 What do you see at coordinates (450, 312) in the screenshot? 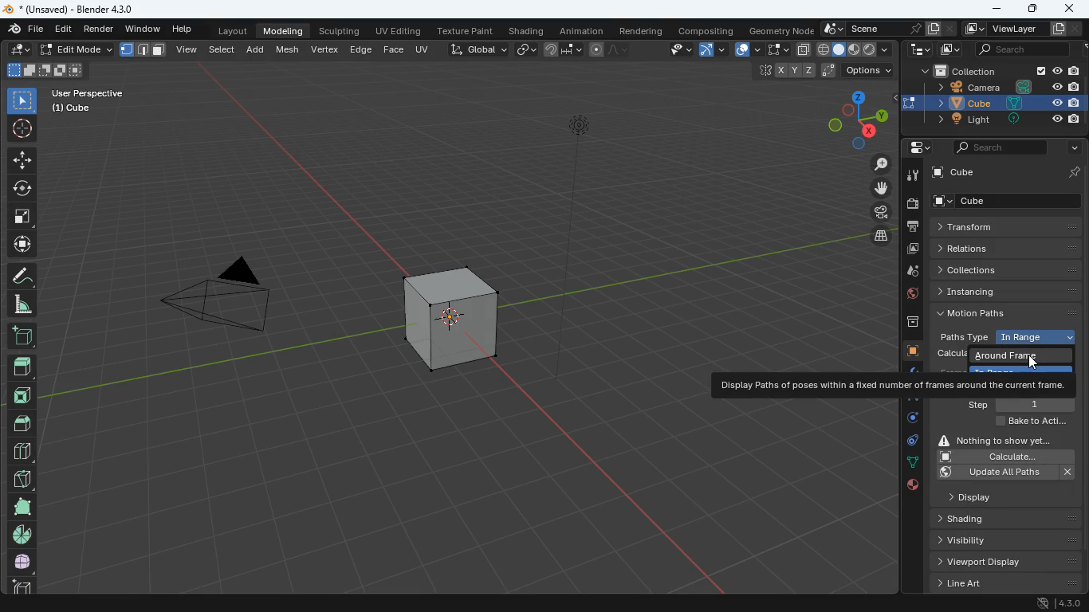
I see `cube` at bounding box center [450, 312].